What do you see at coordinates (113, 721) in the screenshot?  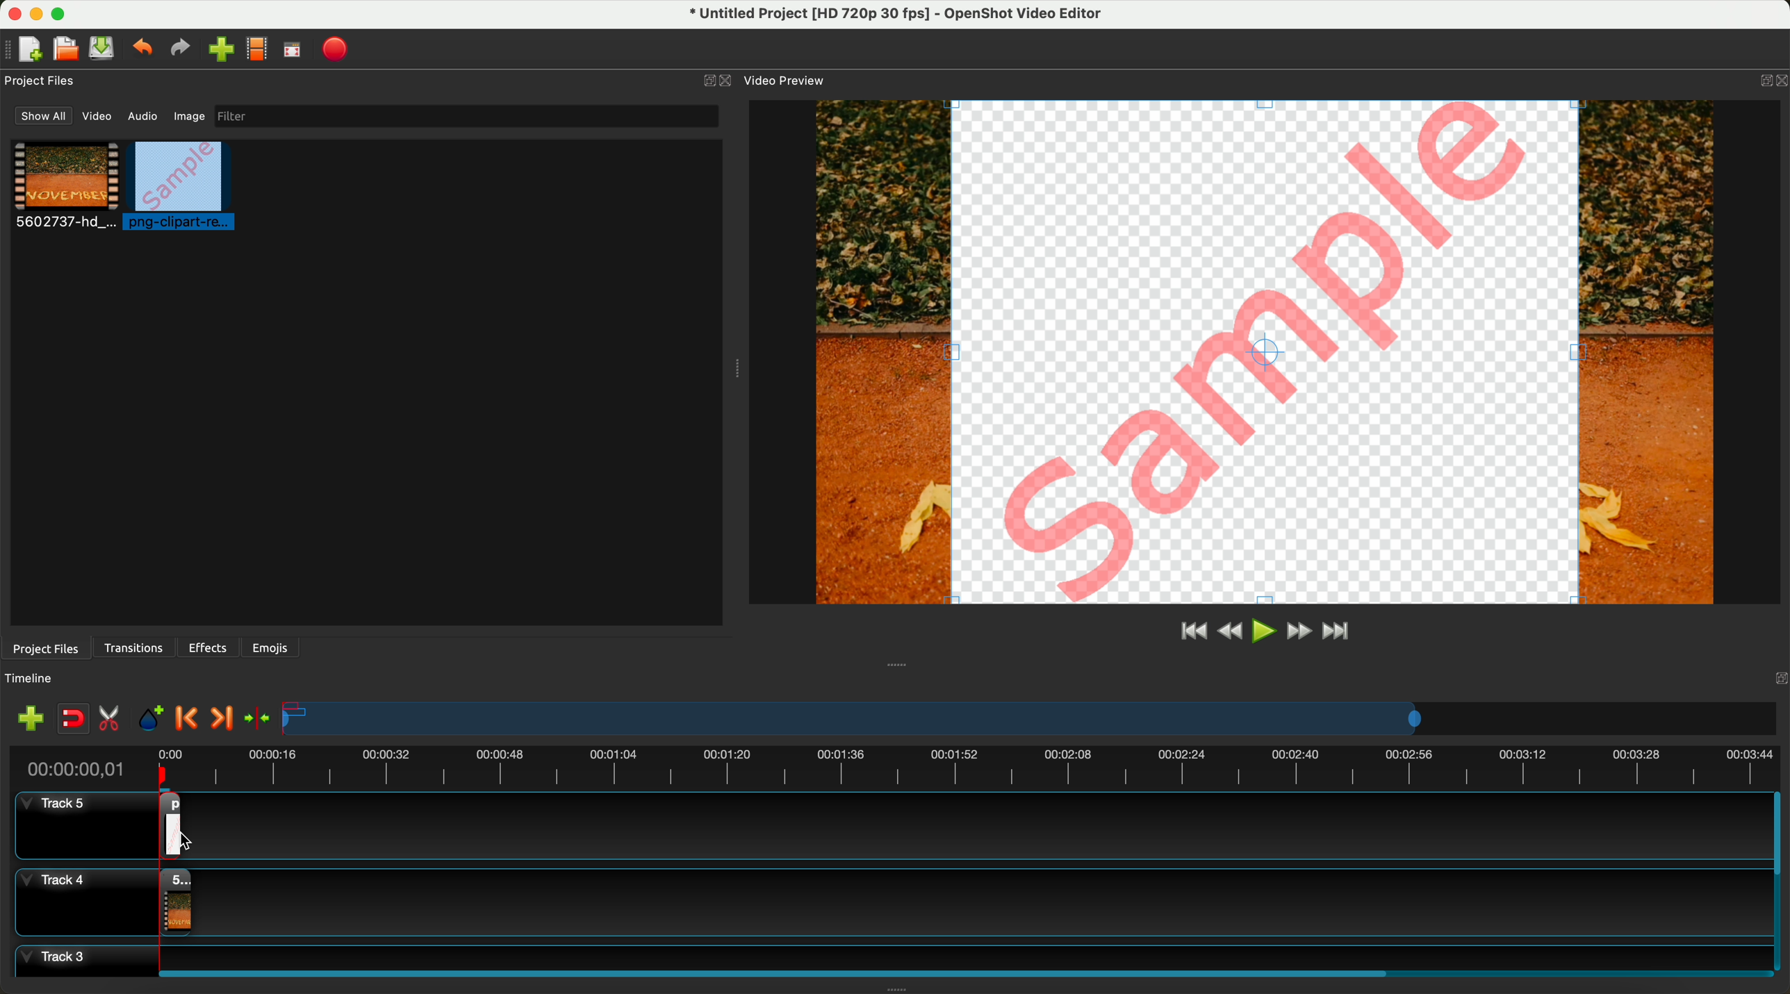 I see `enable razor` at bounding box center [113, 721].